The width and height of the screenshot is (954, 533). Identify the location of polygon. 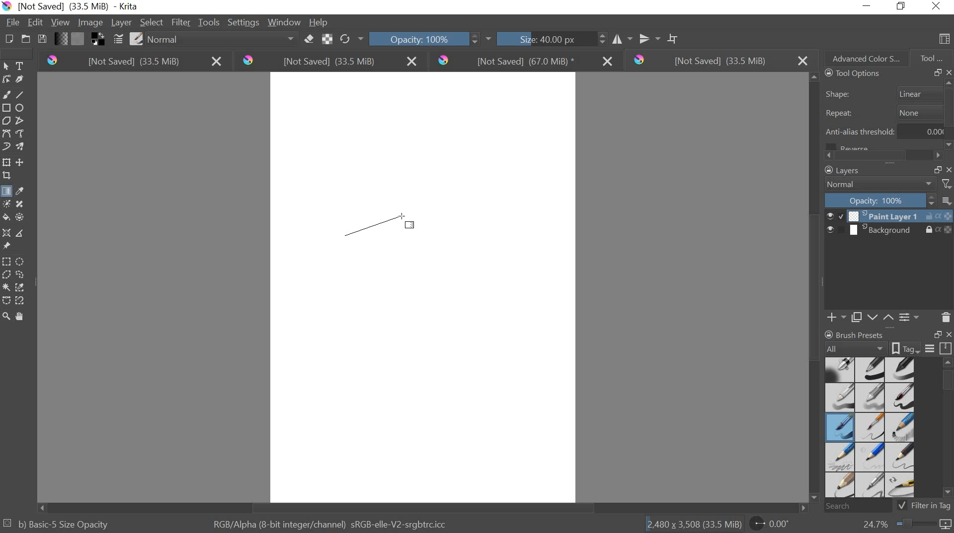
(7, 120).